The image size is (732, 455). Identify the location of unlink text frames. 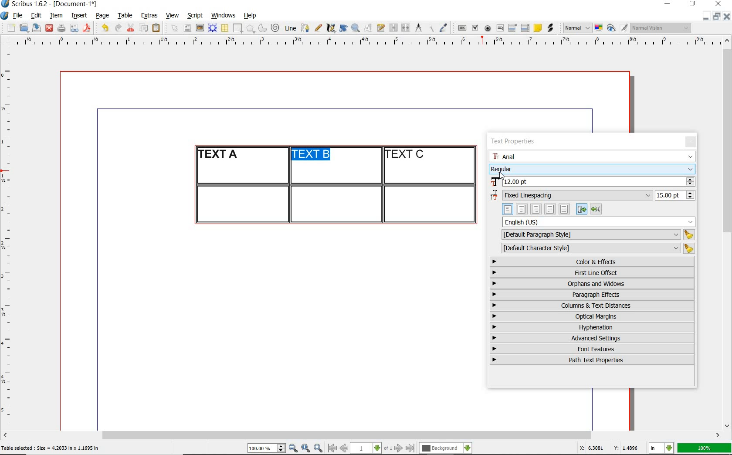
(406, 28).